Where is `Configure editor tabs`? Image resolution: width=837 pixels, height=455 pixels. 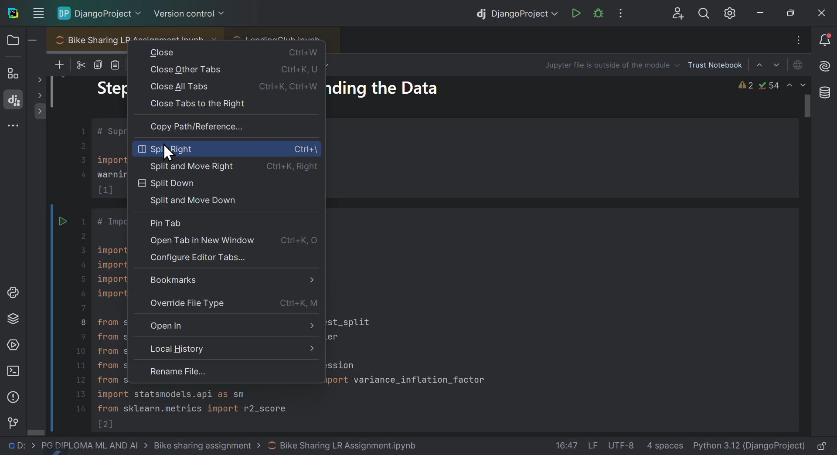
Configure editor tabs is located at coordinates (208, 258).